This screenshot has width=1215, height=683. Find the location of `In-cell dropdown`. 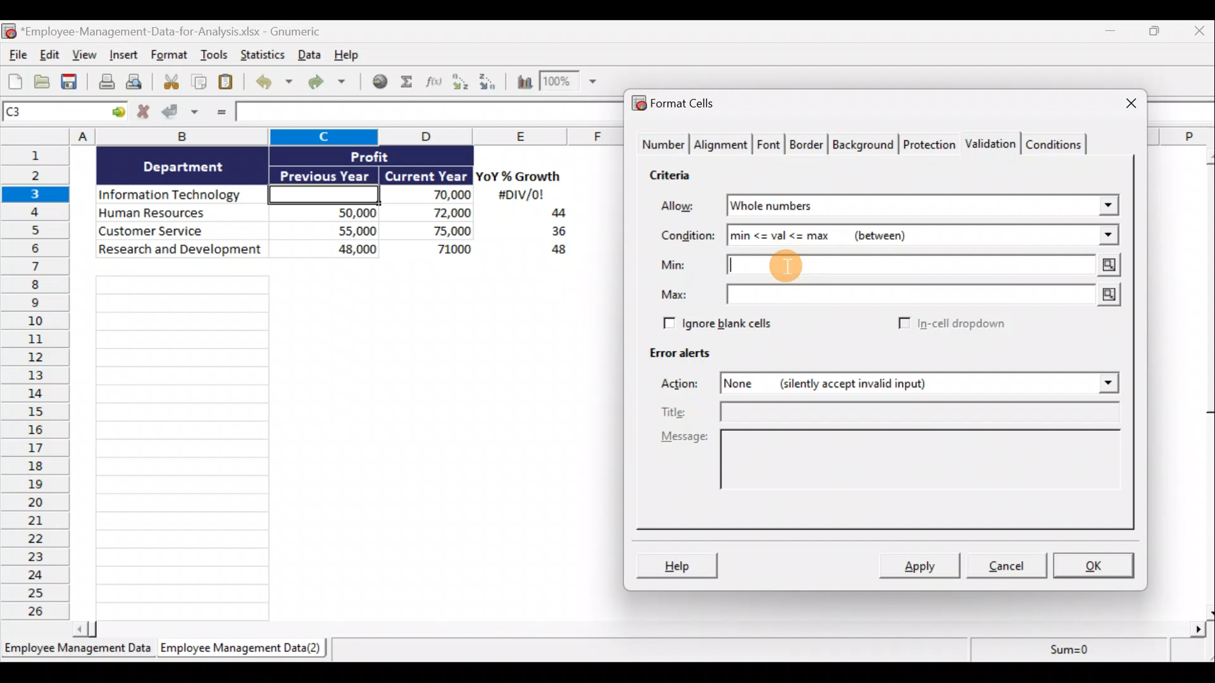

In-cell dropdown is located at coordinates (950, 324).